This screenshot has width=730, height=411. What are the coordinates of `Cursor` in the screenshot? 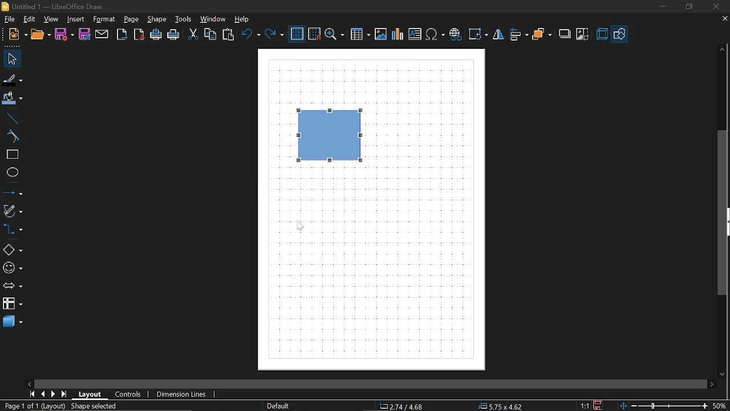 It's located at (303, 225).